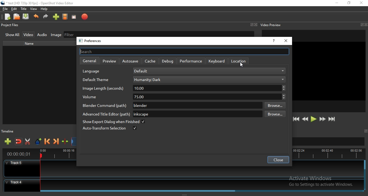  Describe the element at coordinates (109, 129) in the screenshot. I see `auto transform selection` at that location.